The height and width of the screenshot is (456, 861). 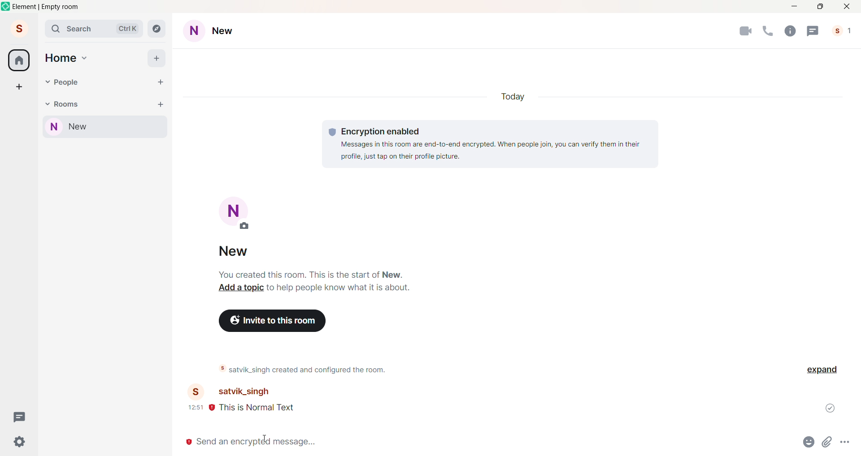 I want to click on Audio Call, so click(x=766, y=31).